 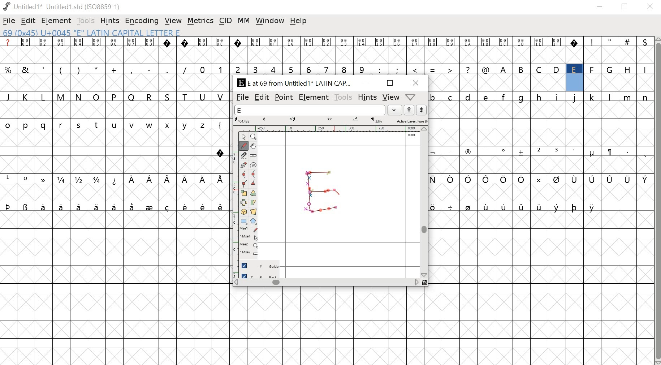 I want to click on special characters, so click(x=114, y=206).